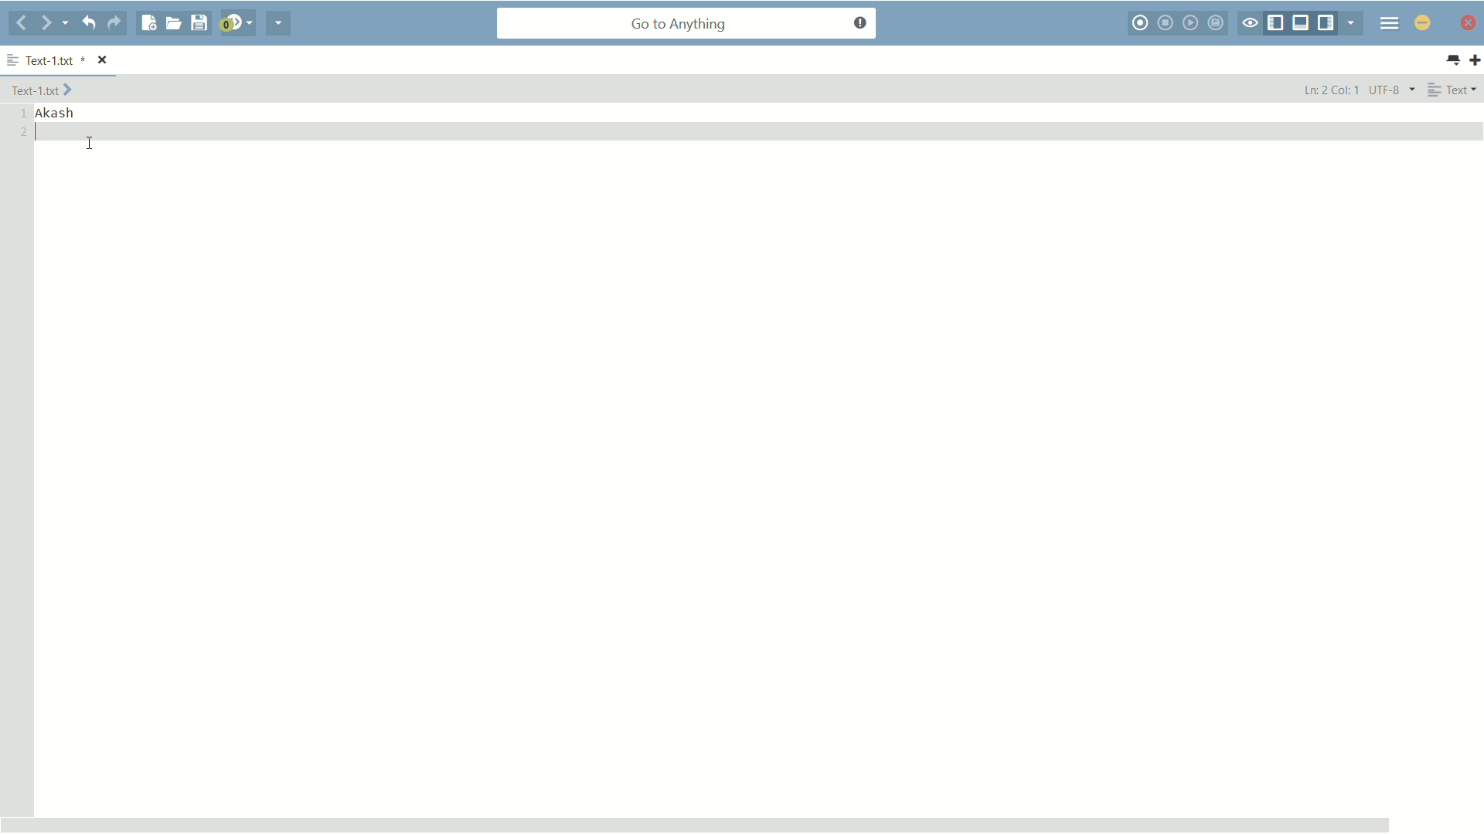 The width and height of the screenshot is (1484, 834). I want to click on show/hide bottom panel, so click(1302, 23).